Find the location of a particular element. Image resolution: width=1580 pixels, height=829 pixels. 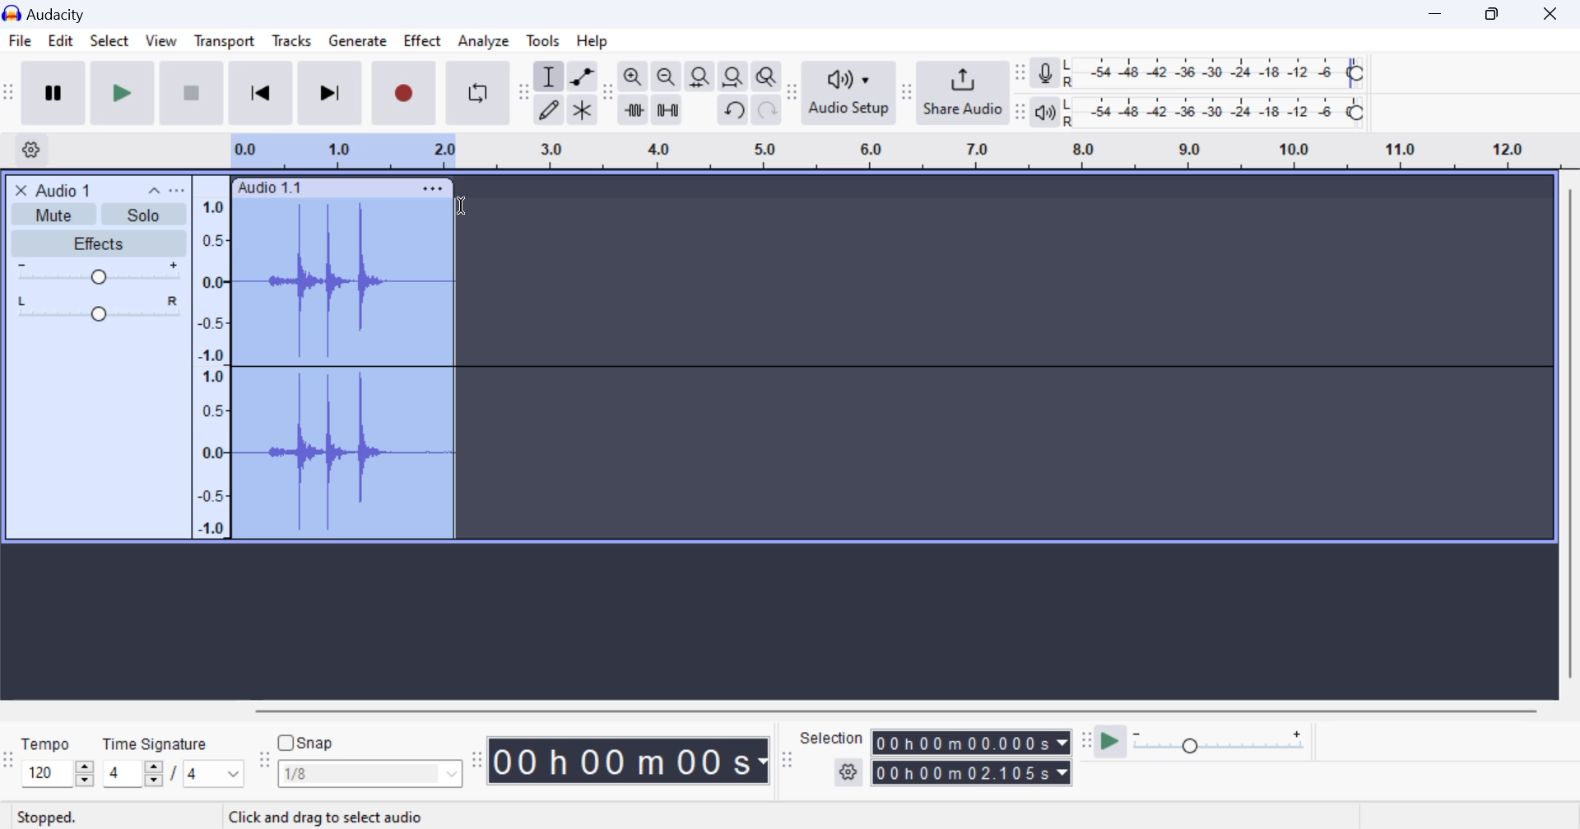

Clip Settings is located at coordinates (433, 188).